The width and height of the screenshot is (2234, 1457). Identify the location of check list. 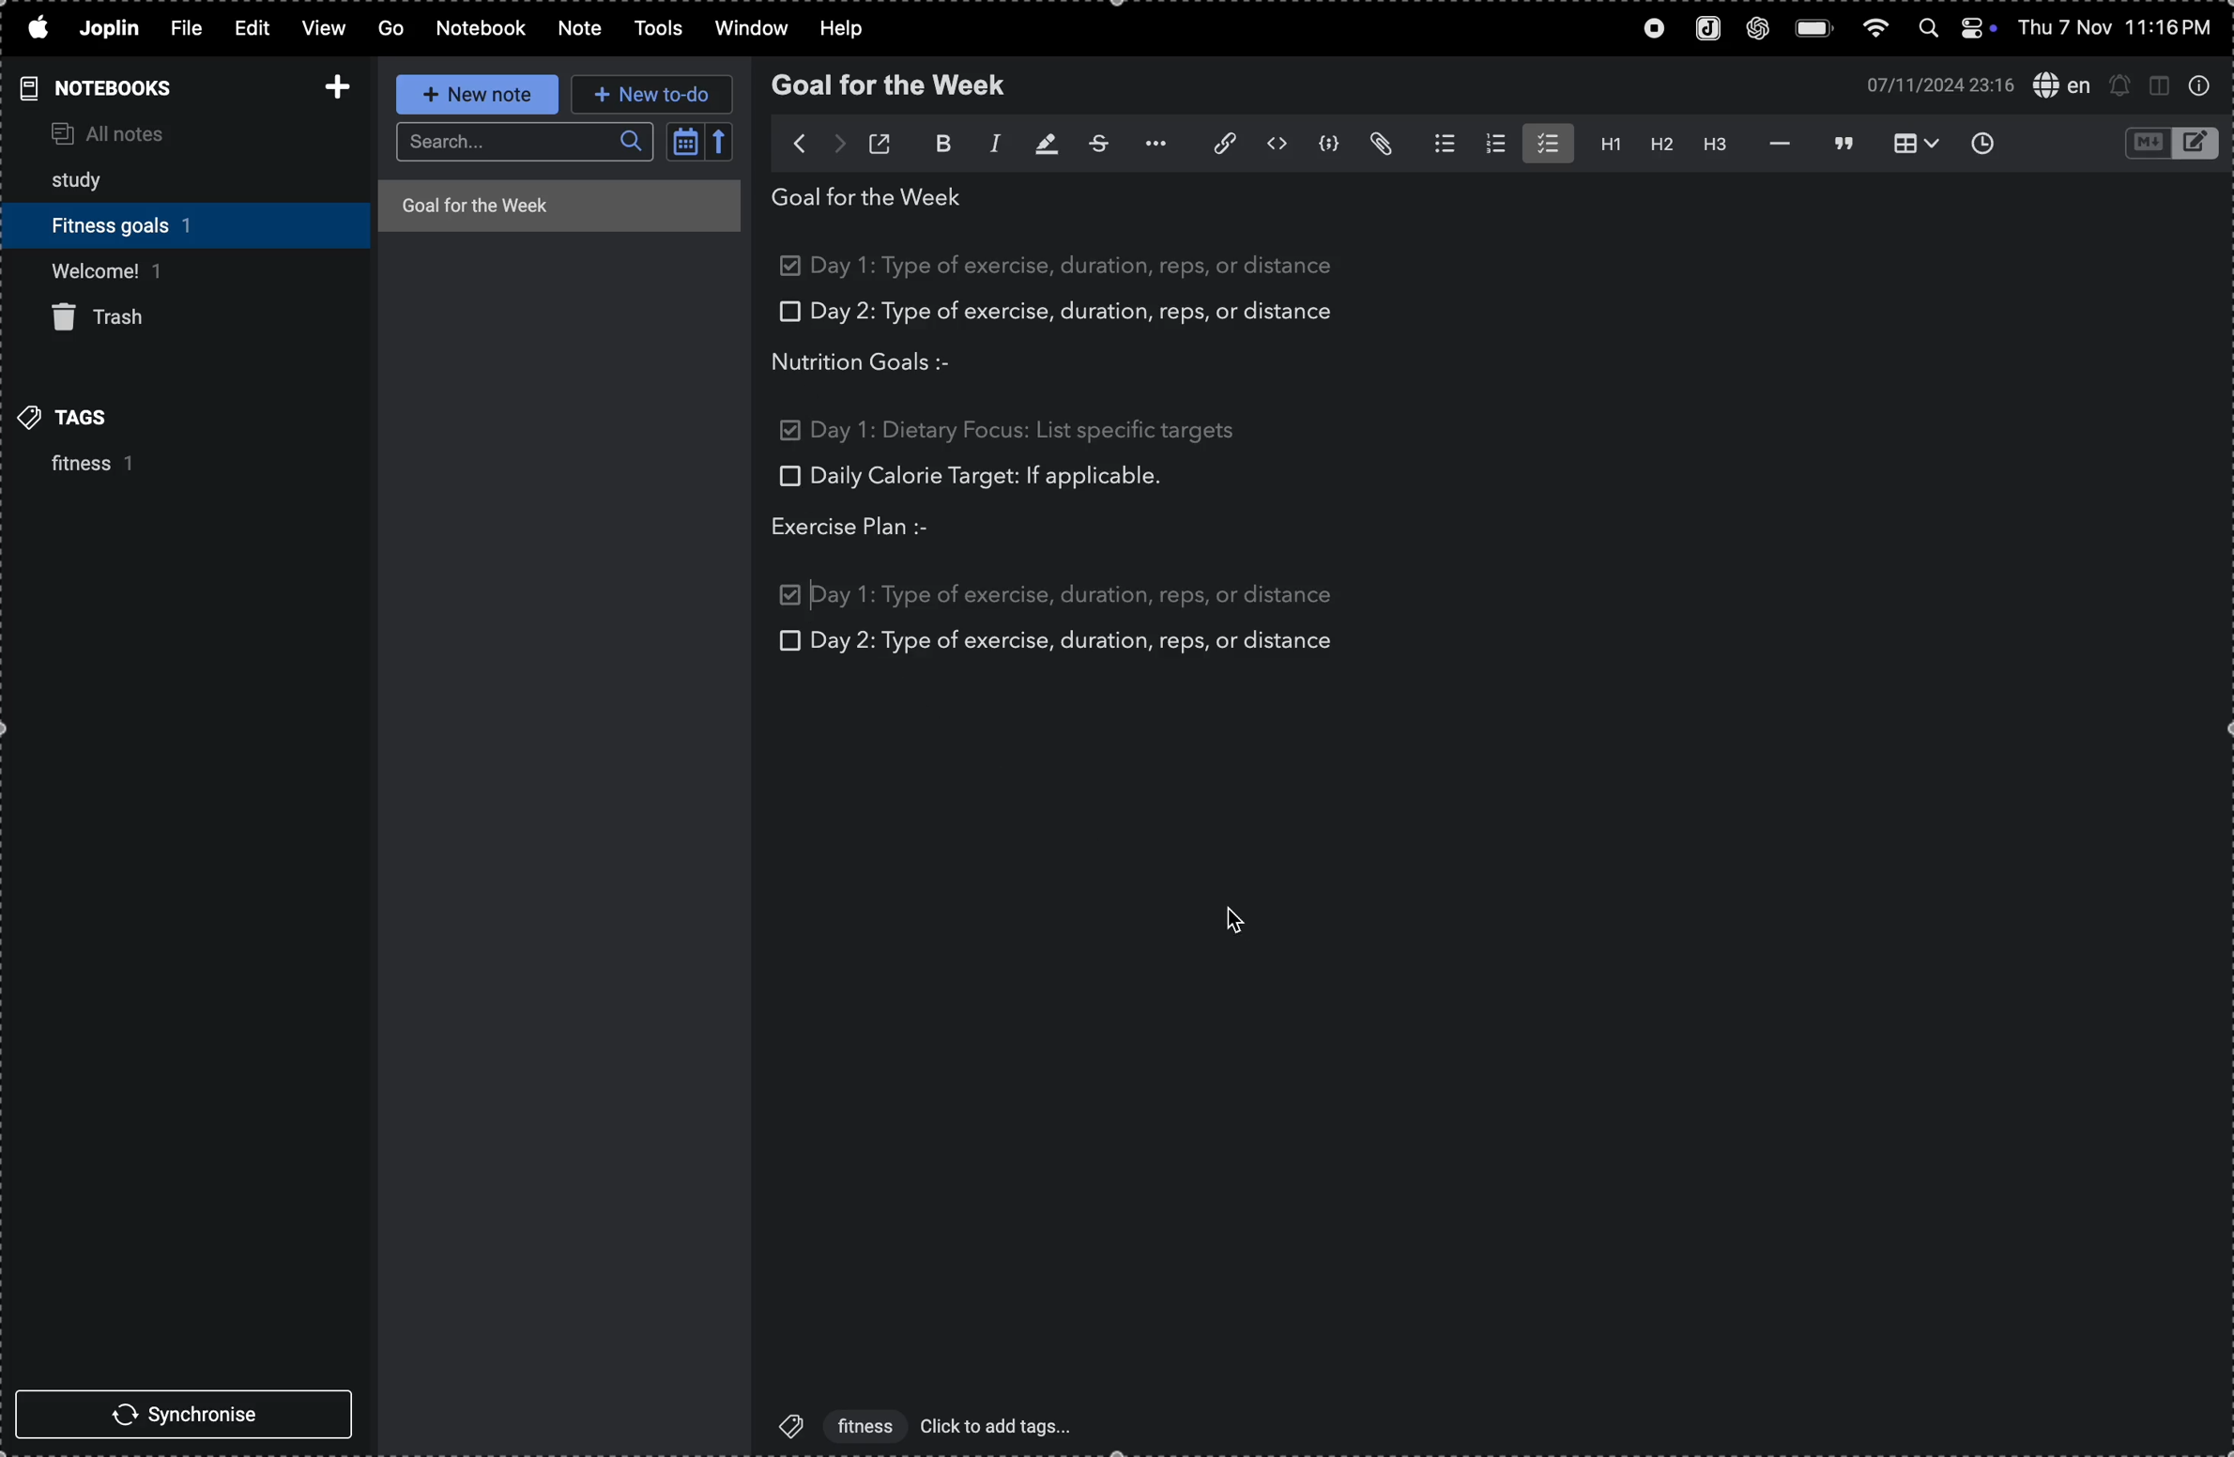
(1546, 143).